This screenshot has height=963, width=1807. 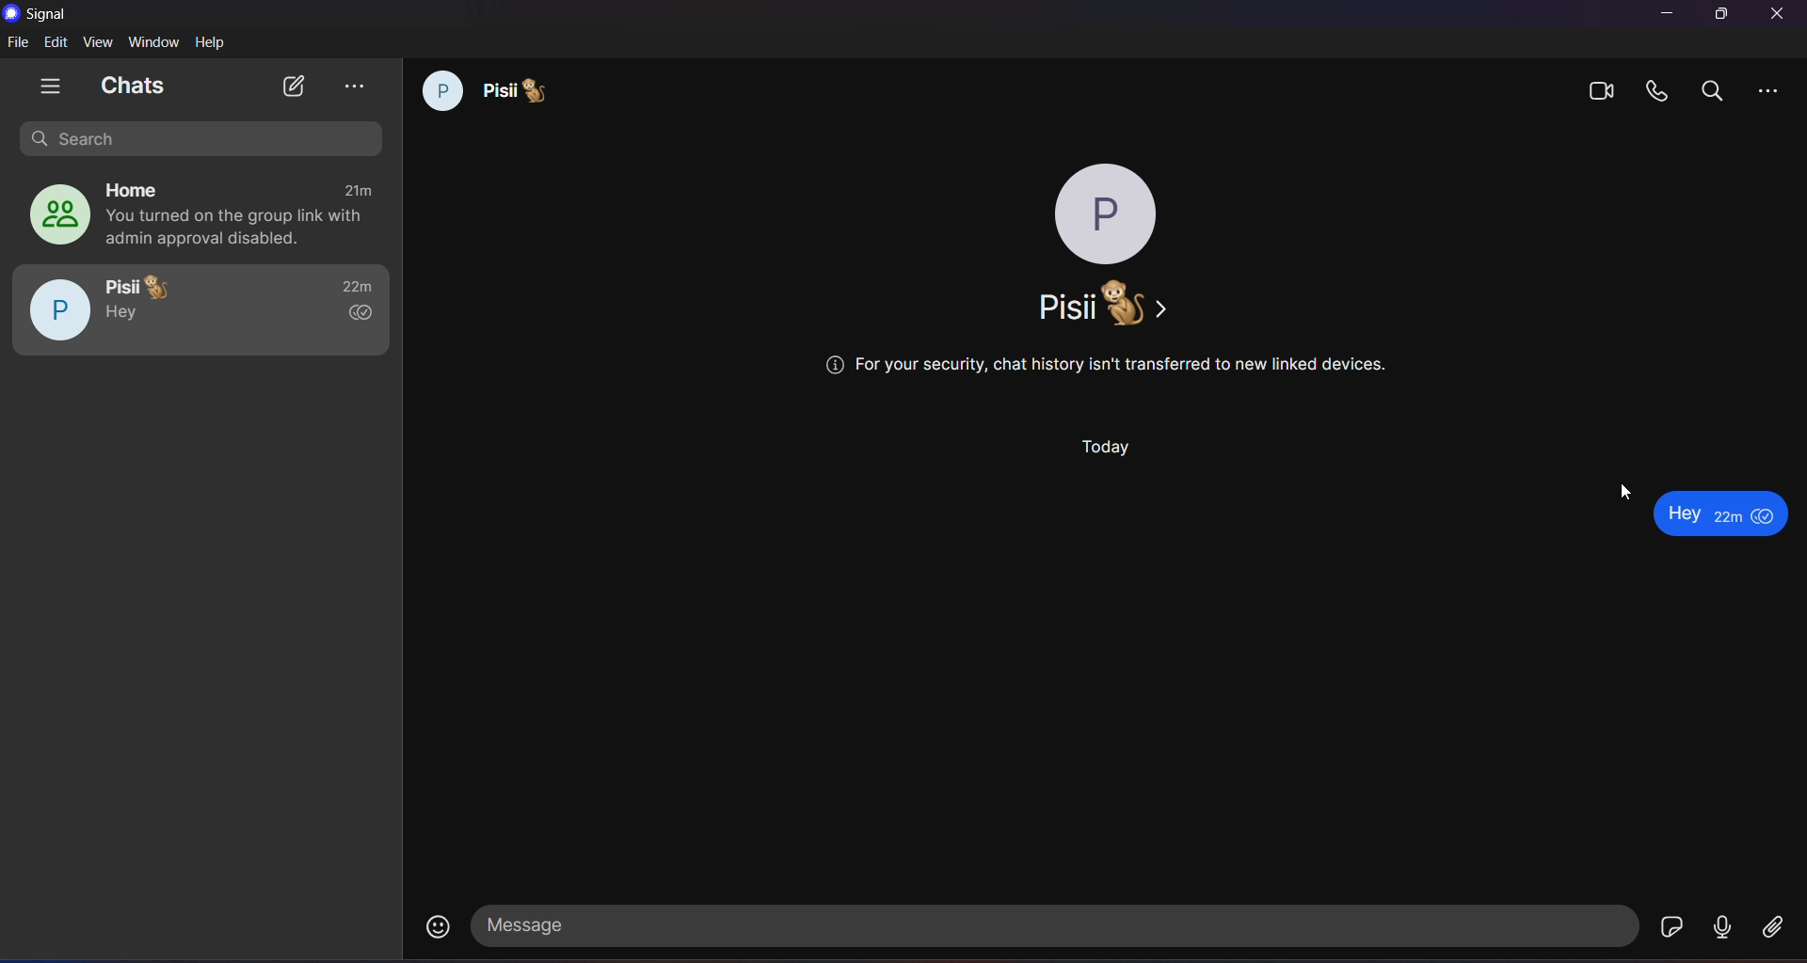 What do you see at coordinates (196, 216) in the screenshot?
I see `home group chat` at bounding box center [196, 216].